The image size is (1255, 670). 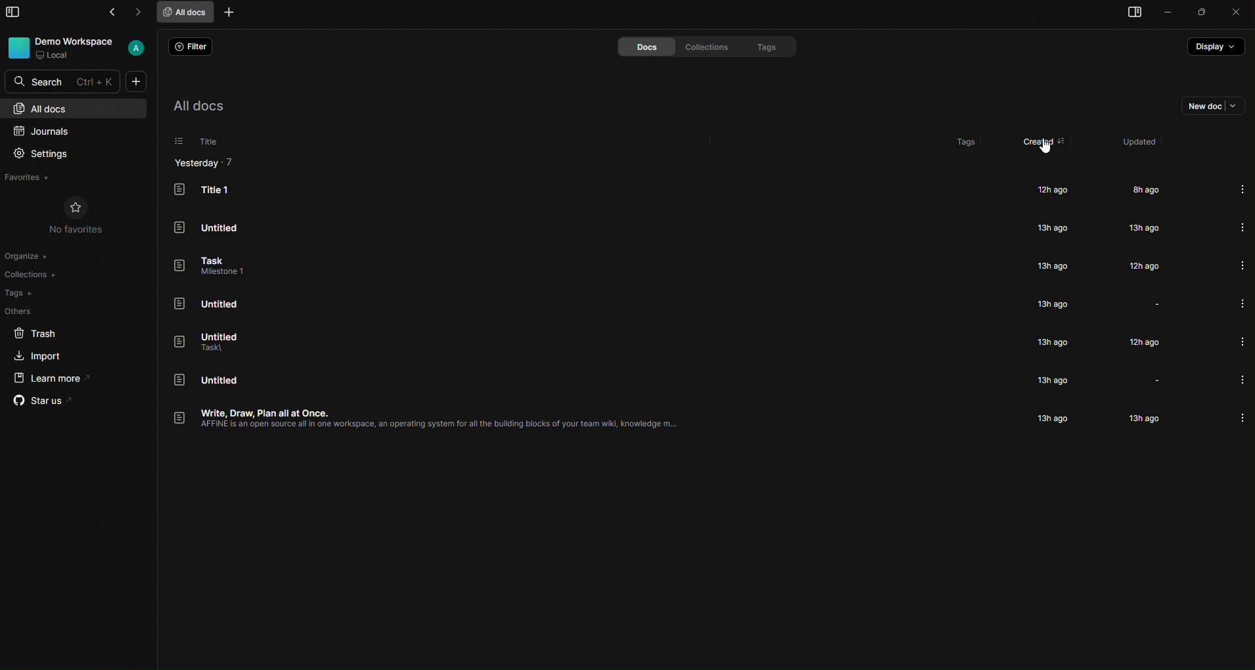 What do you see at coordinates (204, 162) in the screenshot?
I see `Yesterday - 7 ` at bounding box center [204, 162].